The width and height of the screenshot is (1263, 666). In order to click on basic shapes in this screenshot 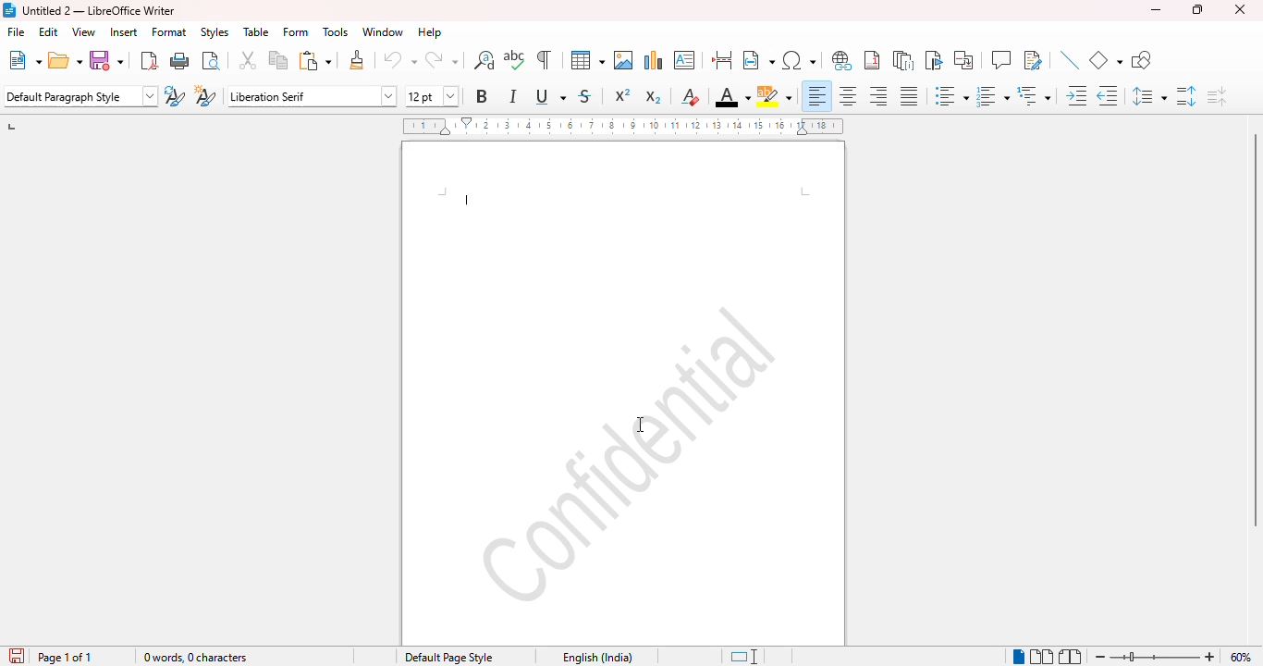, I will do `click(1105, 60)`.